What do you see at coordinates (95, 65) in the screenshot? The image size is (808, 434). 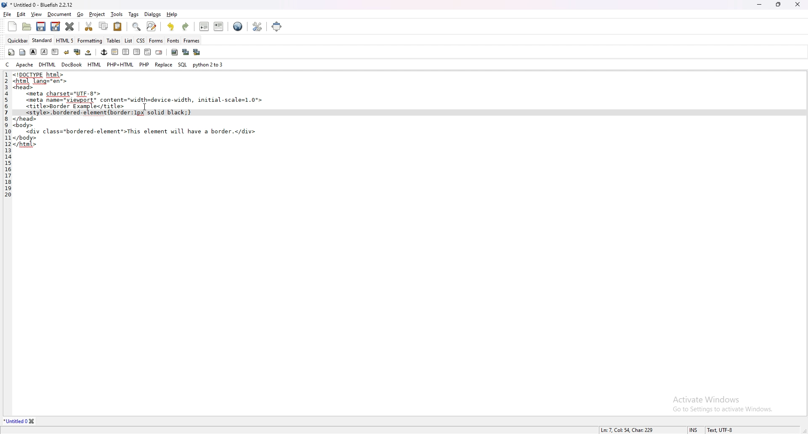 I see `html` at bounding box center [95, 65].